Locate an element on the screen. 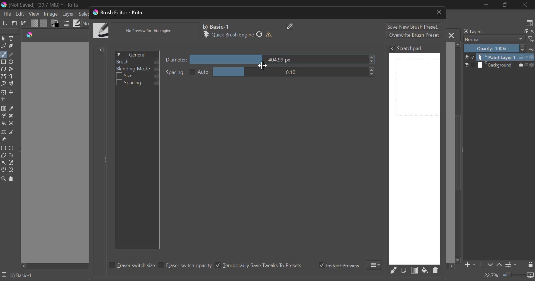  Close is located at coordinates (525, 5).